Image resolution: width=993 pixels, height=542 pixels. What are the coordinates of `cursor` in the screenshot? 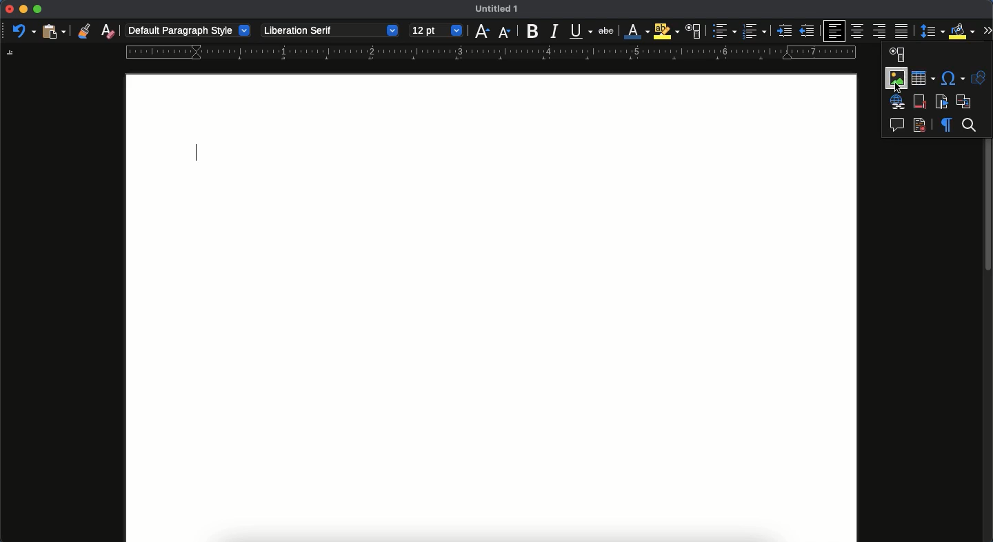 It's located at (896, 88).